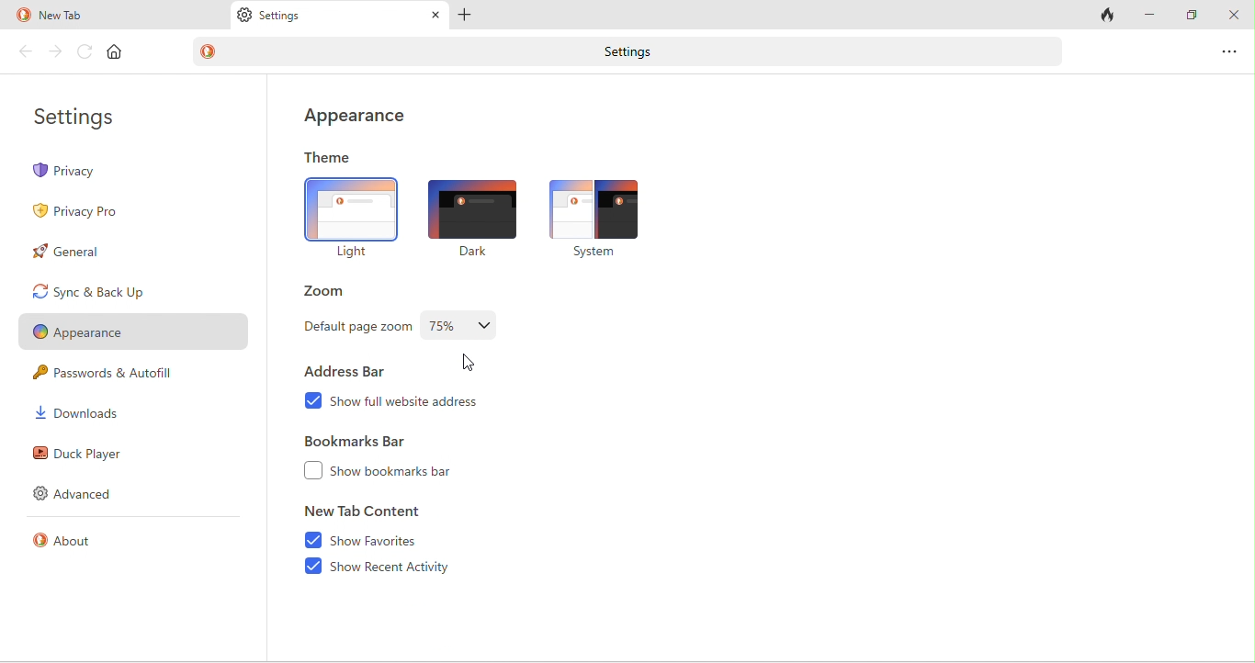  What do you see at coordinates (406, 404) in the screenshot?
I see `show full website address` at bounding box center [406, 404].